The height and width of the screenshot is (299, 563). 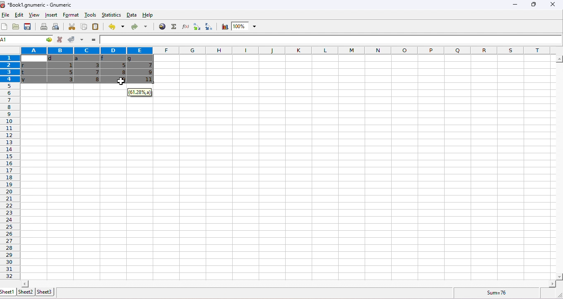 I want to click on accept changes, so click(x=70, y=39).